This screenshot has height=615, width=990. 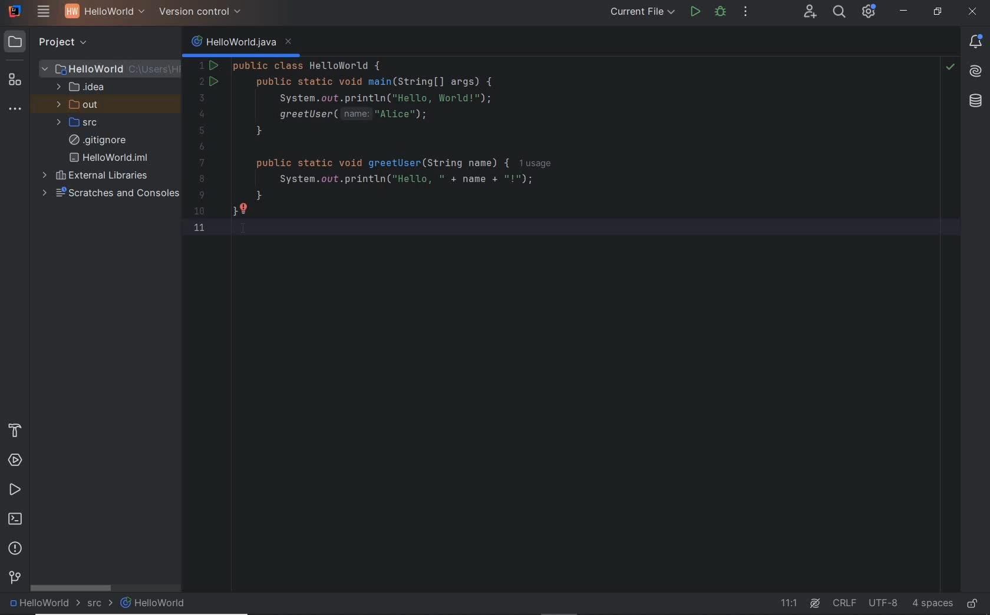 I want to click on src (folder), so click(x=78, y=123).